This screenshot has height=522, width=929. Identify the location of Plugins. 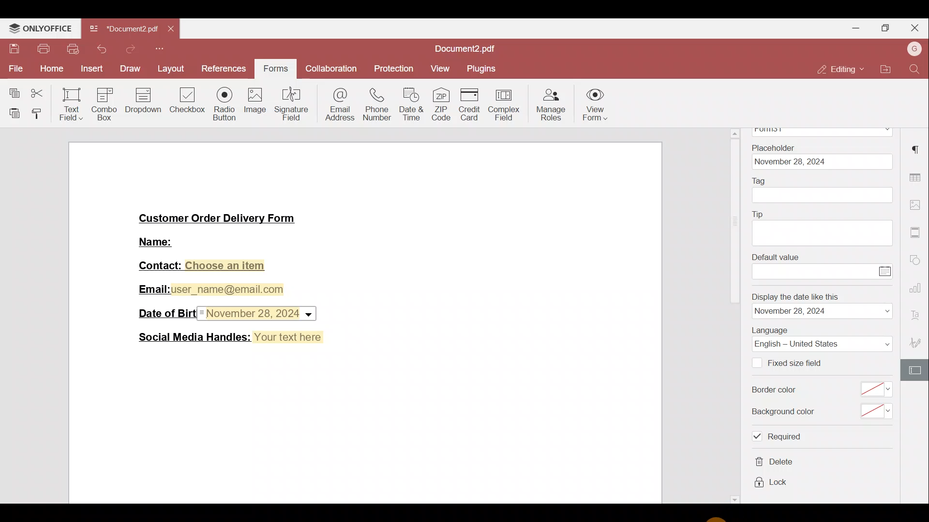
(485, 68).